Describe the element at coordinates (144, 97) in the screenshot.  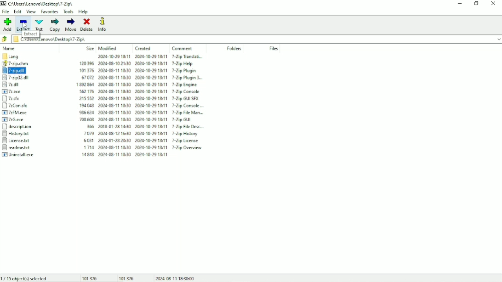
I see `S42 ERY WANE. 111830 MOLI 1211 T.Tie CAE SEY` at that location.